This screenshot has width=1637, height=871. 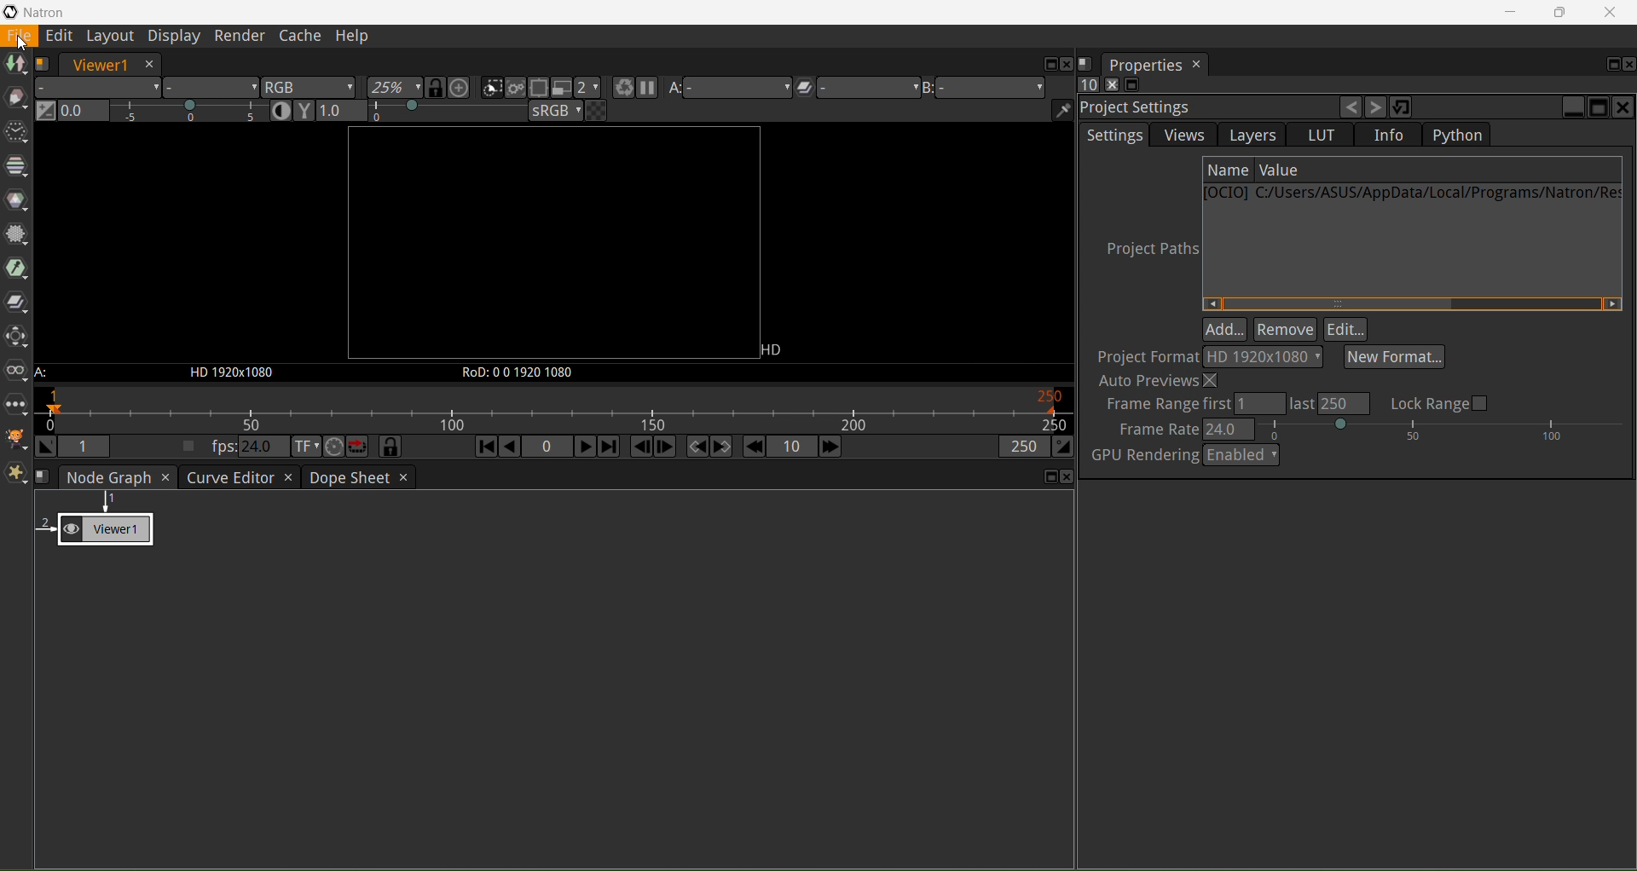 What do you see at coordinates (1148, 358) in the screenshot?
I see `Project Format` at bounding box center [1148, 358].